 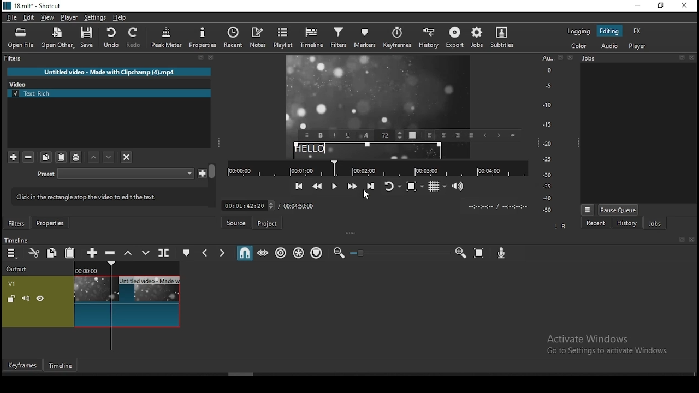 What do you see at coordinates (436, 187) in the screenshot?
I see `toggle grids display` at bounding box center [436, 187].